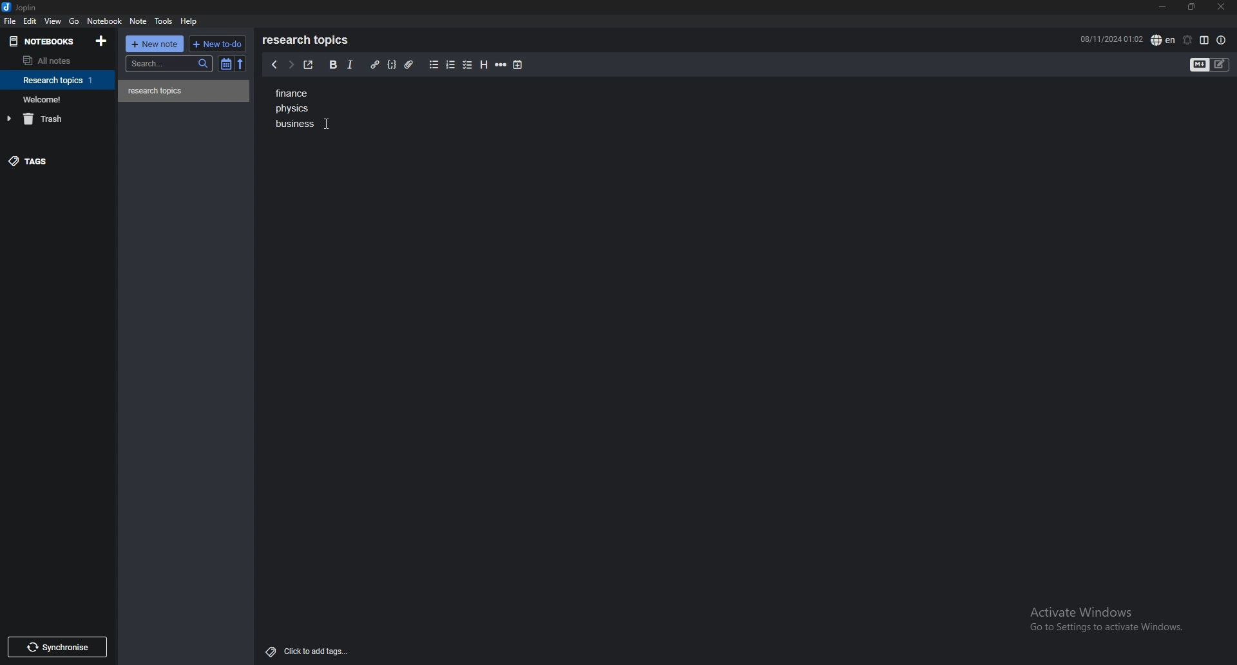 The width and height of the screenshot is (1237, 665). I want to click on toggle editor, so click(1211, 64).